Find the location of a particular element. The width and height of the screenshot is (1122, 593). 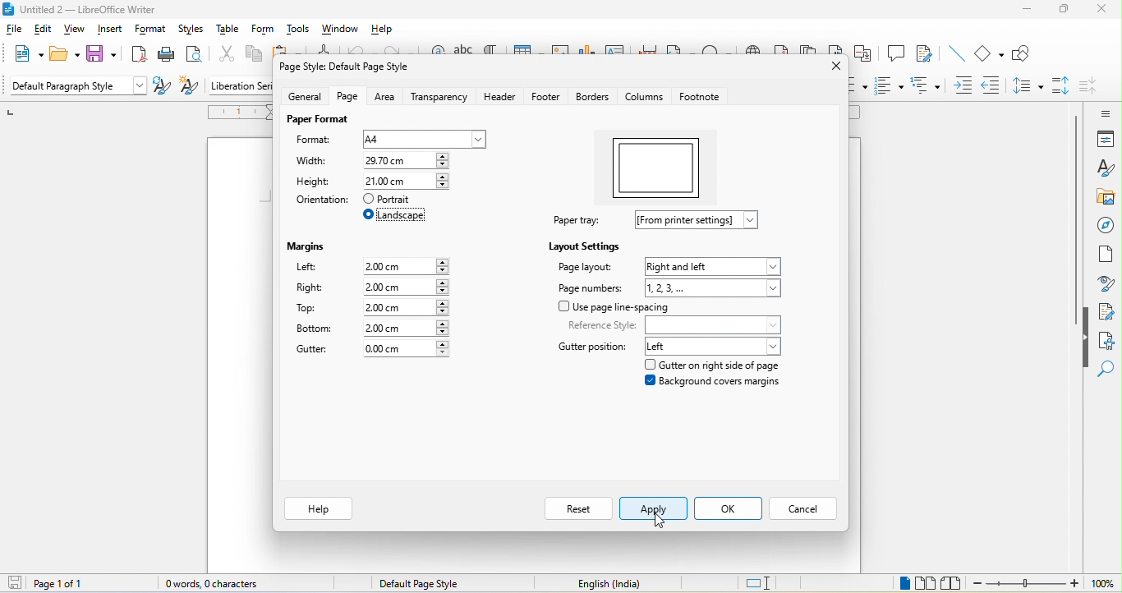

cross reference is located at coordinates (863, 56).